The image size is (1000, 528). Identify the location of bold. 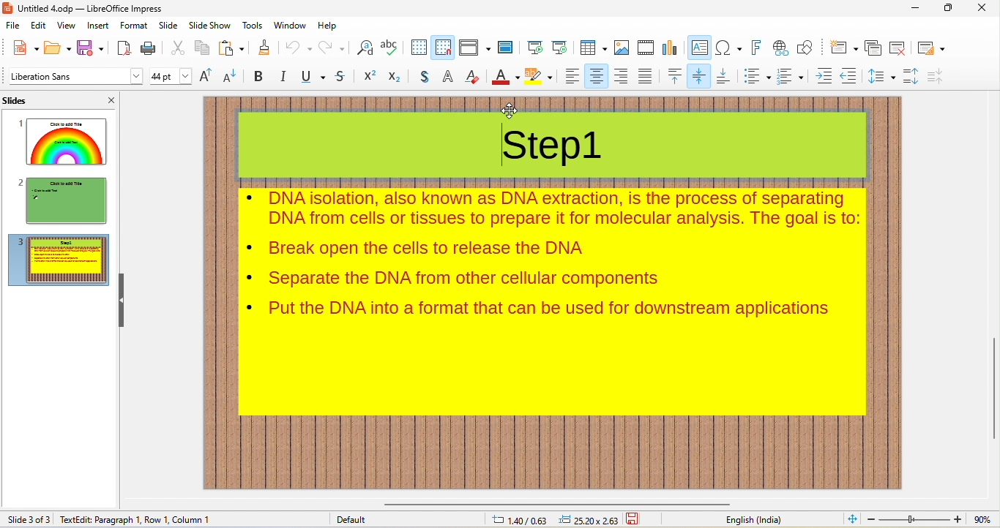
(258, 76).